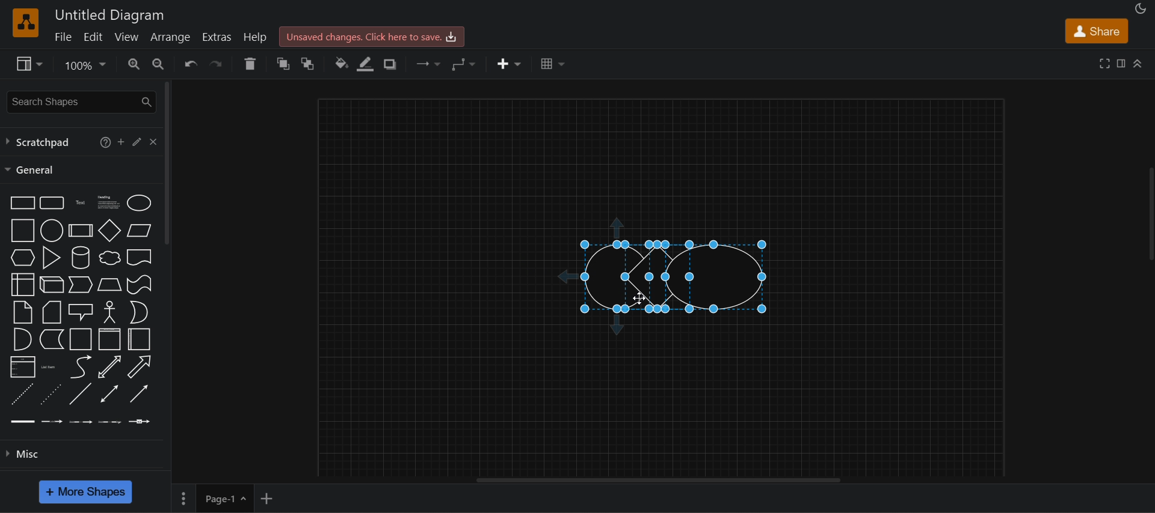  What do you see at coordinates (673, 309) in the screenshot?
I see `action points to transform shape` at bounding box center [673, 309].